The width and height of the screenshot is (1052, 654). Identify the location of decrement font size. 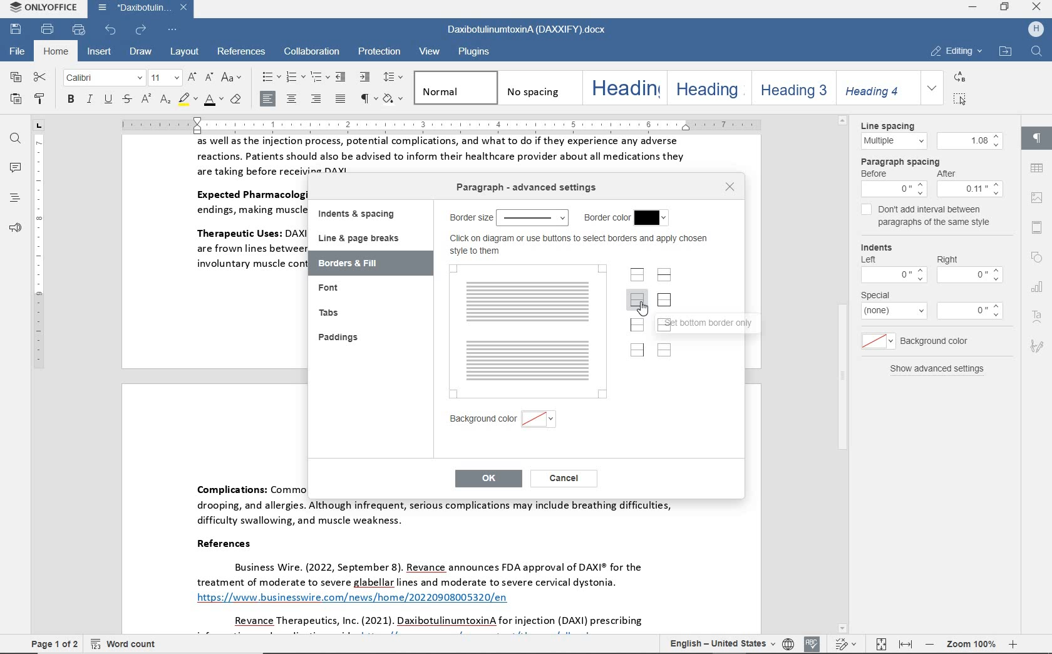
(208, 76).